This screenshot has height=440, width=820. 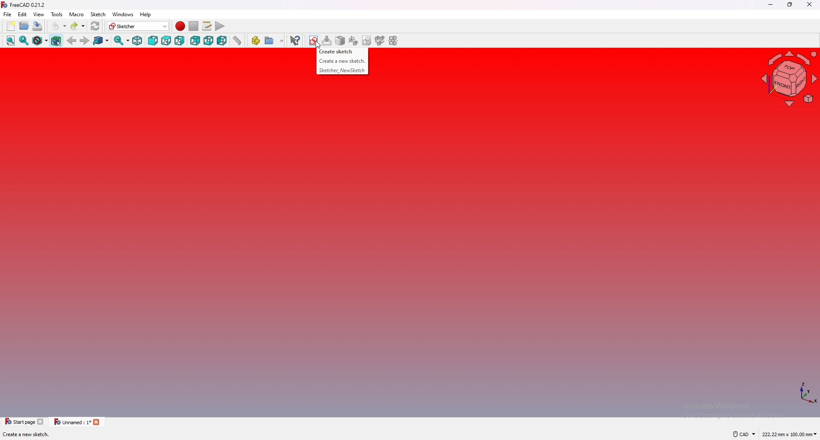 I want to click on stop macro, so click(x=193, y=26).